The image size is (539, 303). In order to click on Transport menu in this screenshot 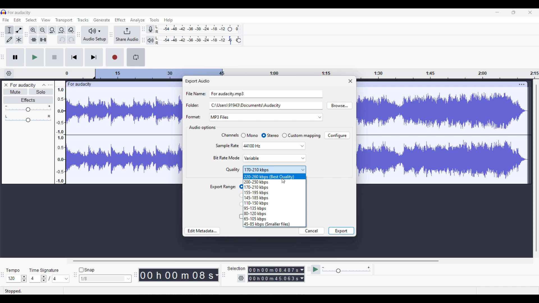, I will do `click(64, 20)`.